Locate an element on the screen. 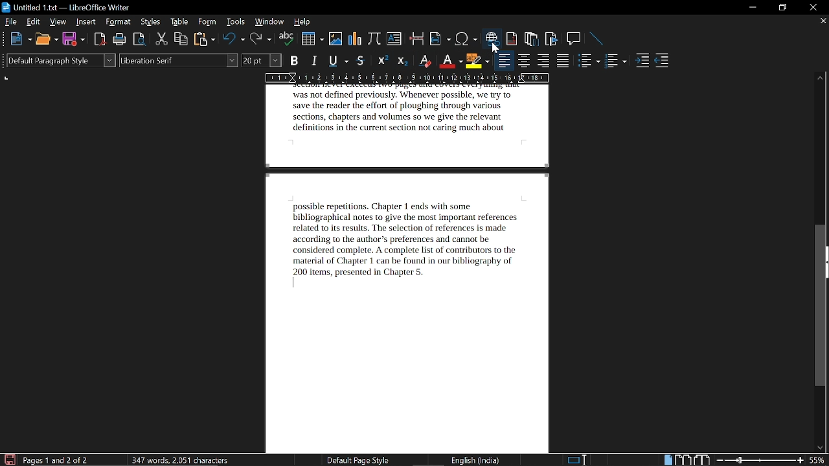  view is located at coordinates (58, 21).